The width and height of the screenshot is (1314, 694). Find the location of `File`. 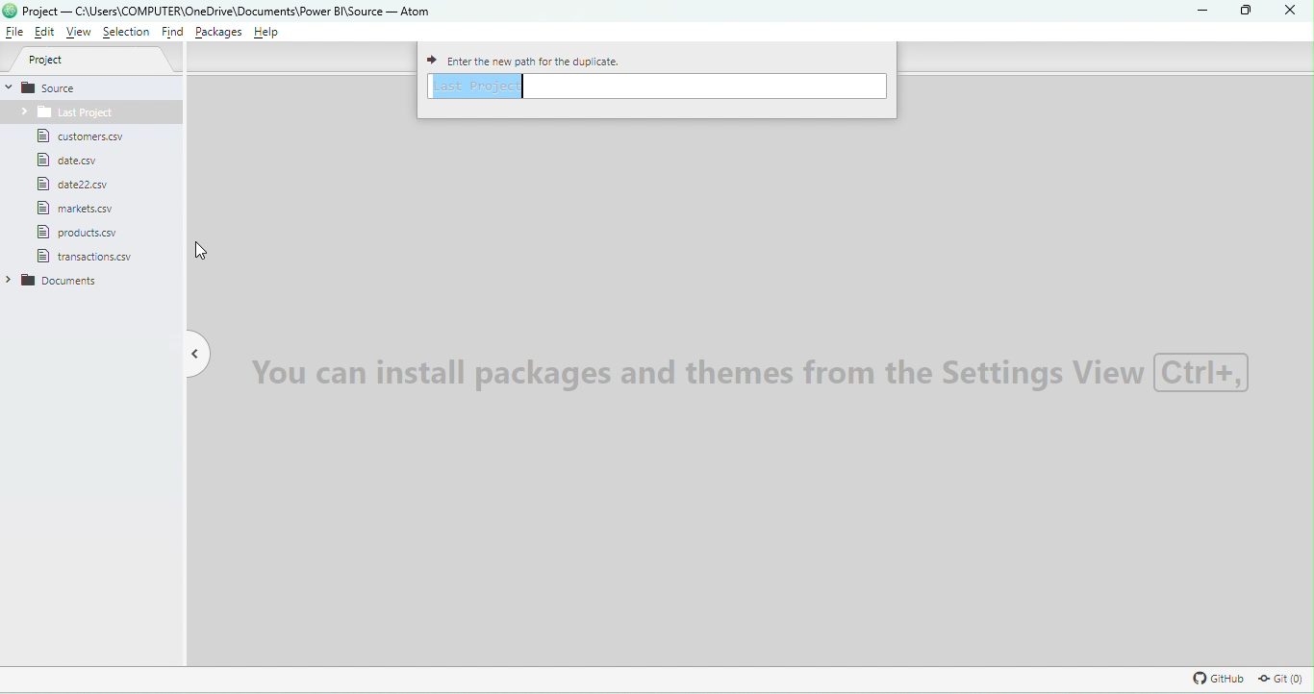

File is located at coordinates (71, 161).